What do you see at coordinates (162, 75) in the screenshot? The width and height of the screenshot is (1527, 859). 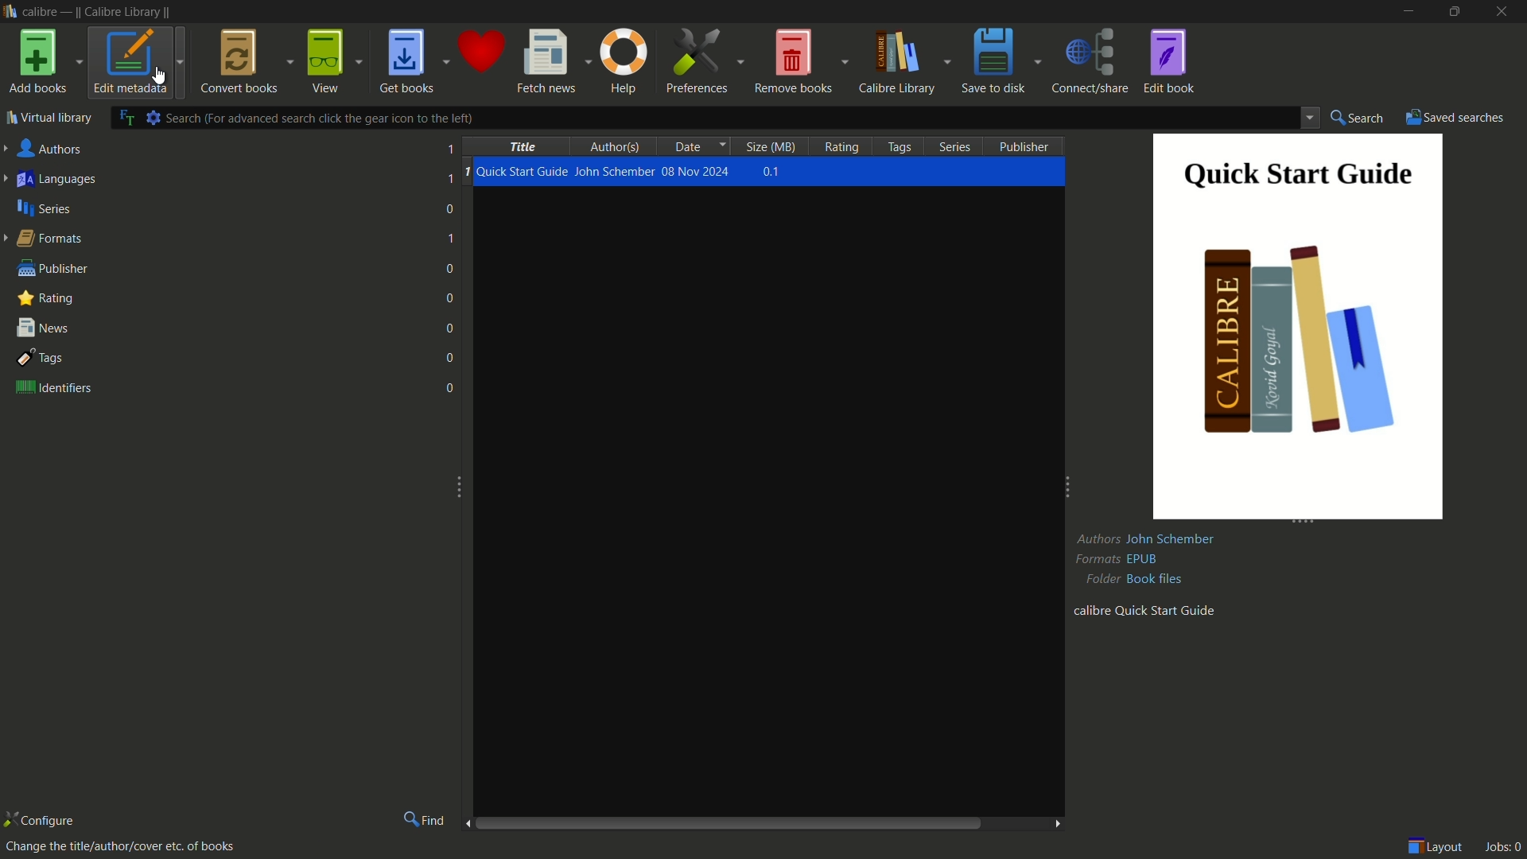 I see `cursor` at bounding box center [162, 75].